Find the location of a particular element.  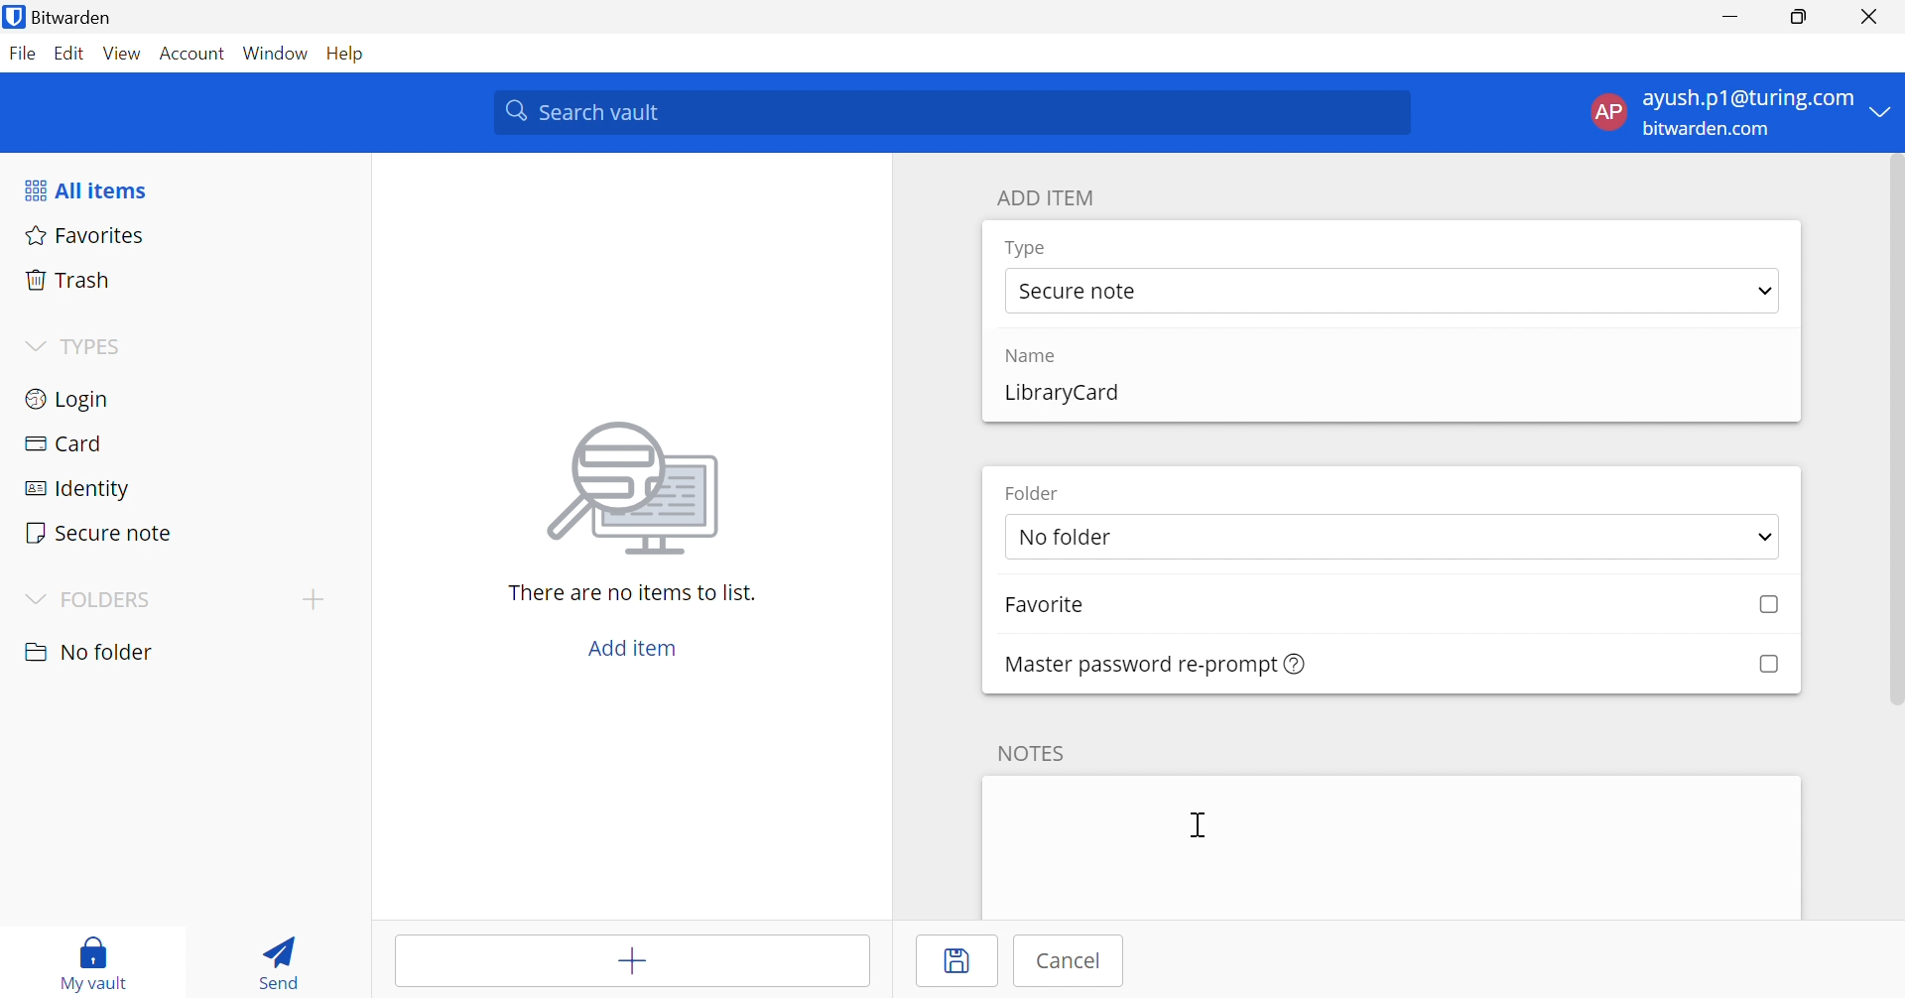

FOLDERS is located at coordinates (91, 601).